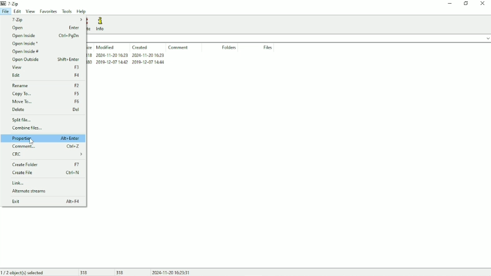  Describe the element at coordinates (27, 44) in the screenshot. I see `Open Inside *` at that location.